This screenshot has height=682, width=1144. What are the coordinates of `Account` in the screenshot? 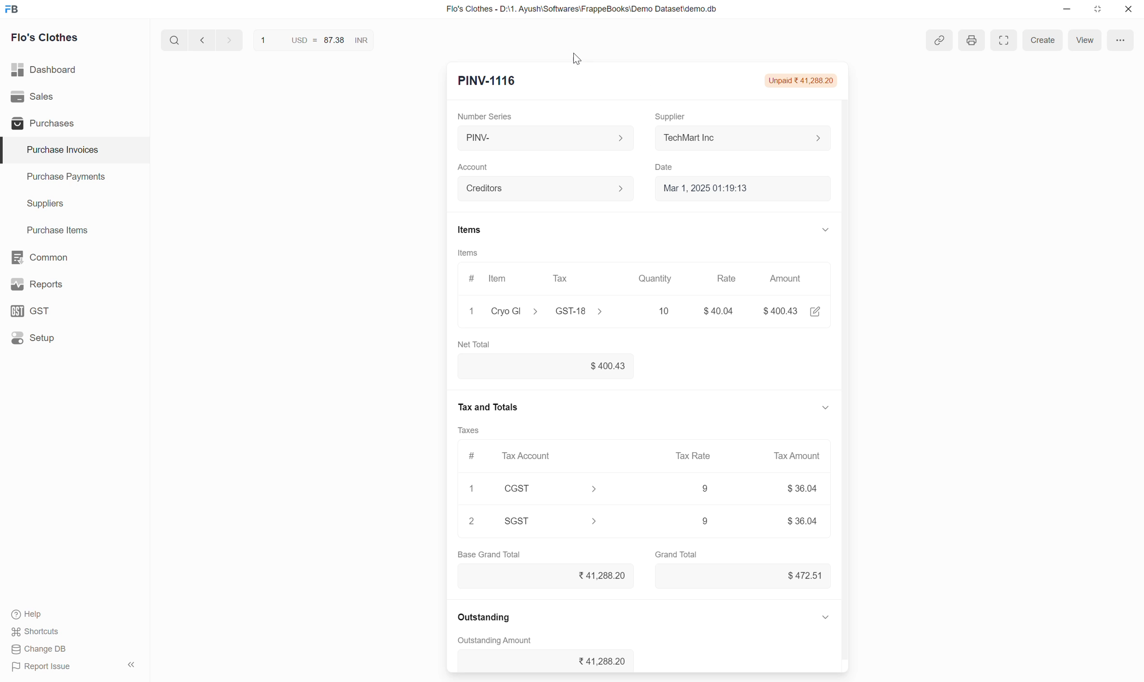 It's located at (475, 164).